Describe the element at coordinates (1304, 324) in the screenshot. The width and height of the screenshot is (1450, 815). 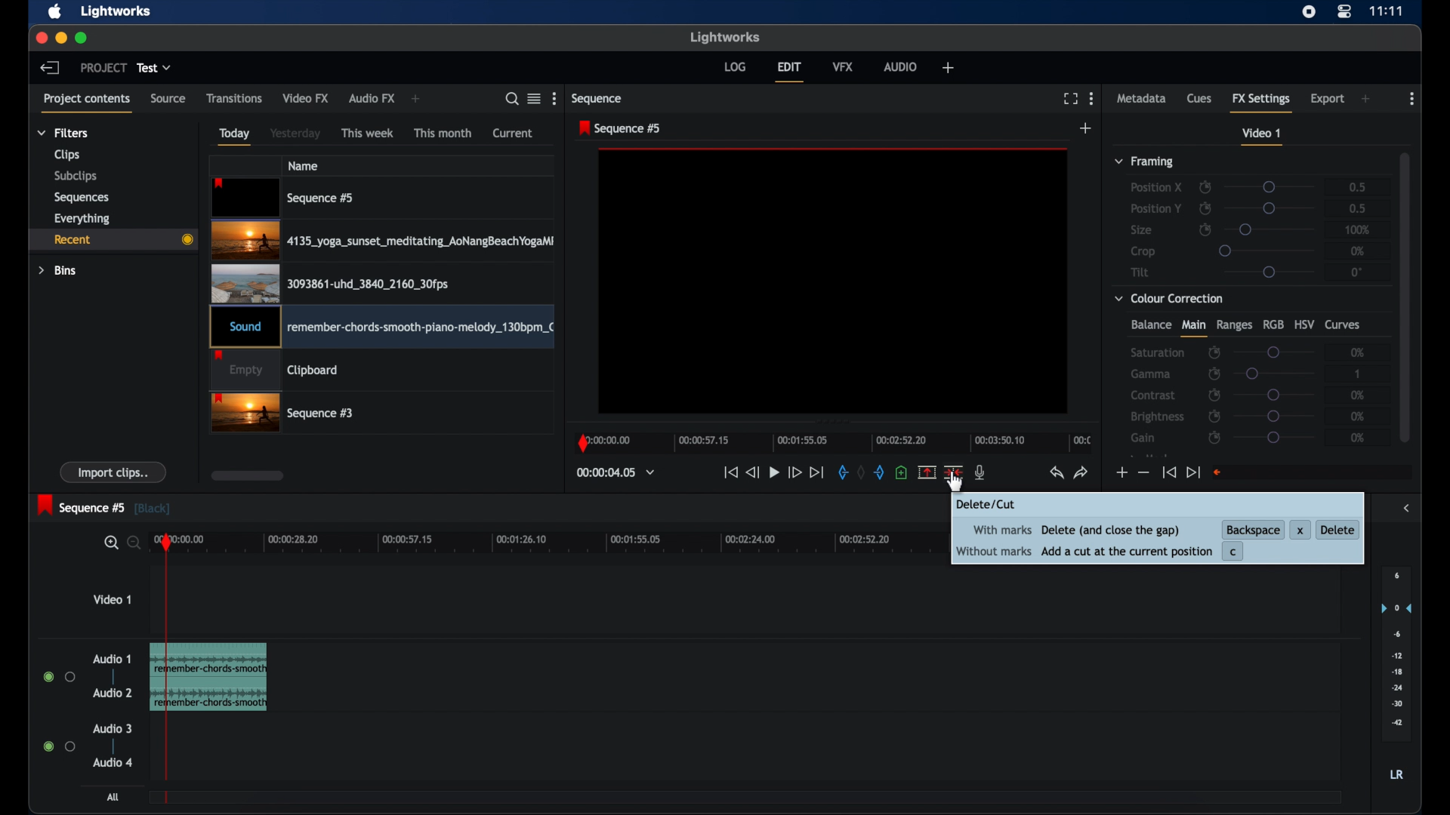
I see `hsv` at that location.